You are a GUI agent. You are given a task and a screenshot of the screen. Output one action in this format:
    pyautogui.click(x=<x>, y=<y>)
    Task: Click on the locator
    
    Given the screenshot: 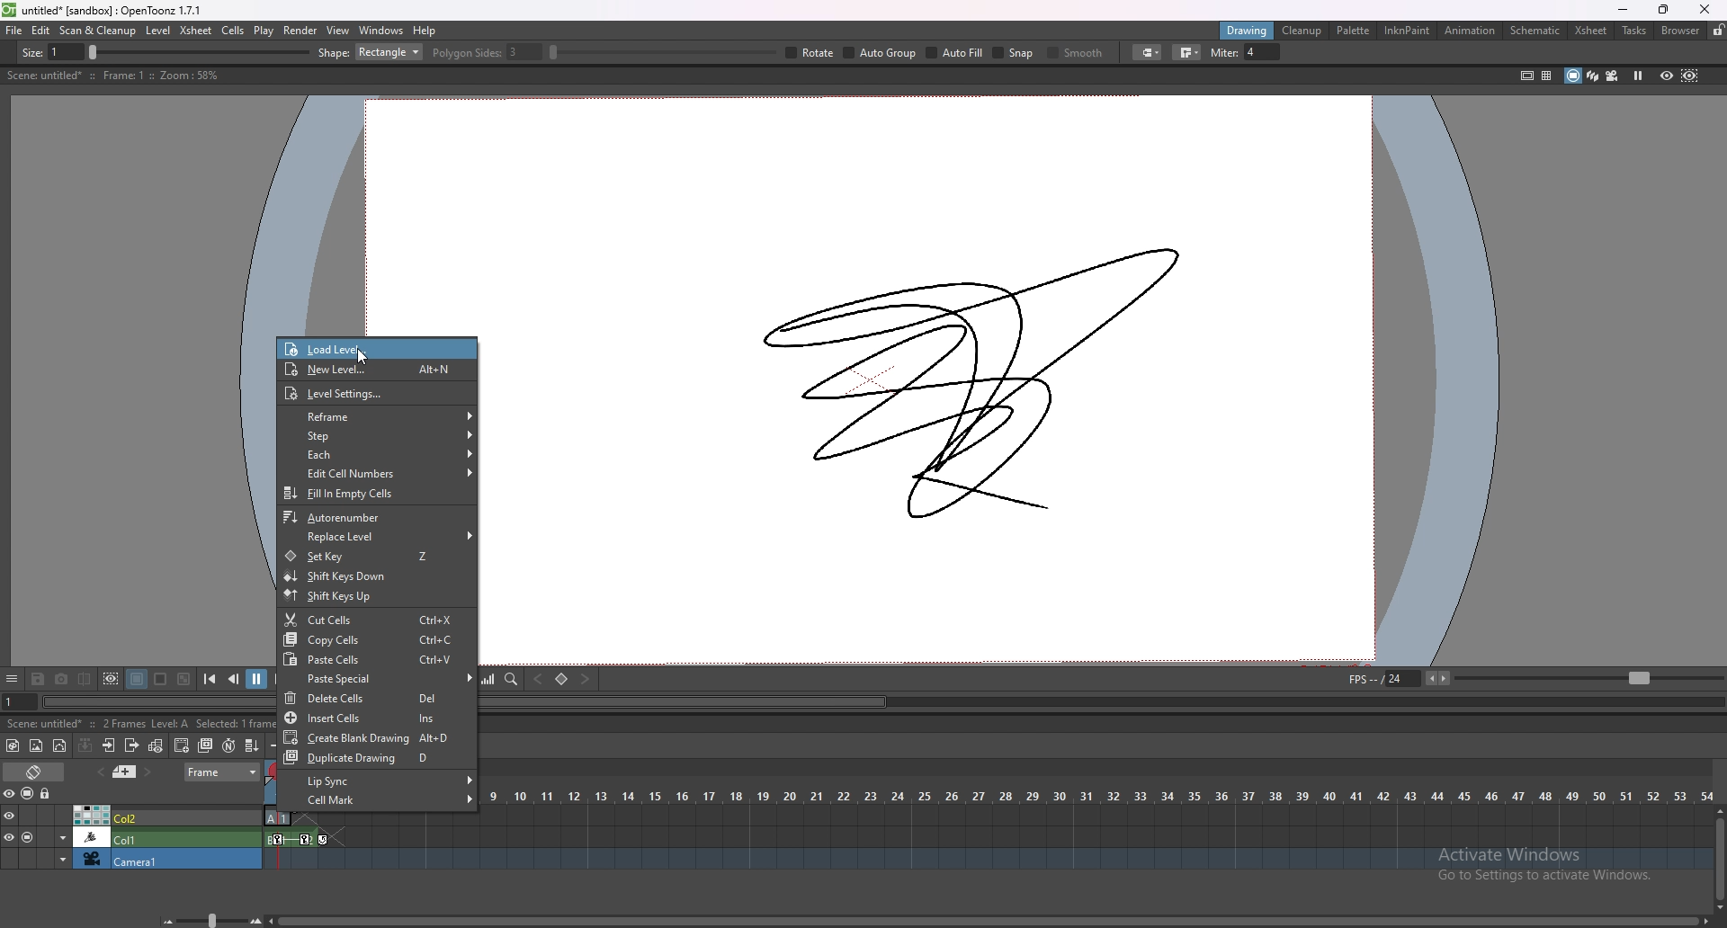 What is the action you would take?
    pyautogui.click(x=512, y=678)
    